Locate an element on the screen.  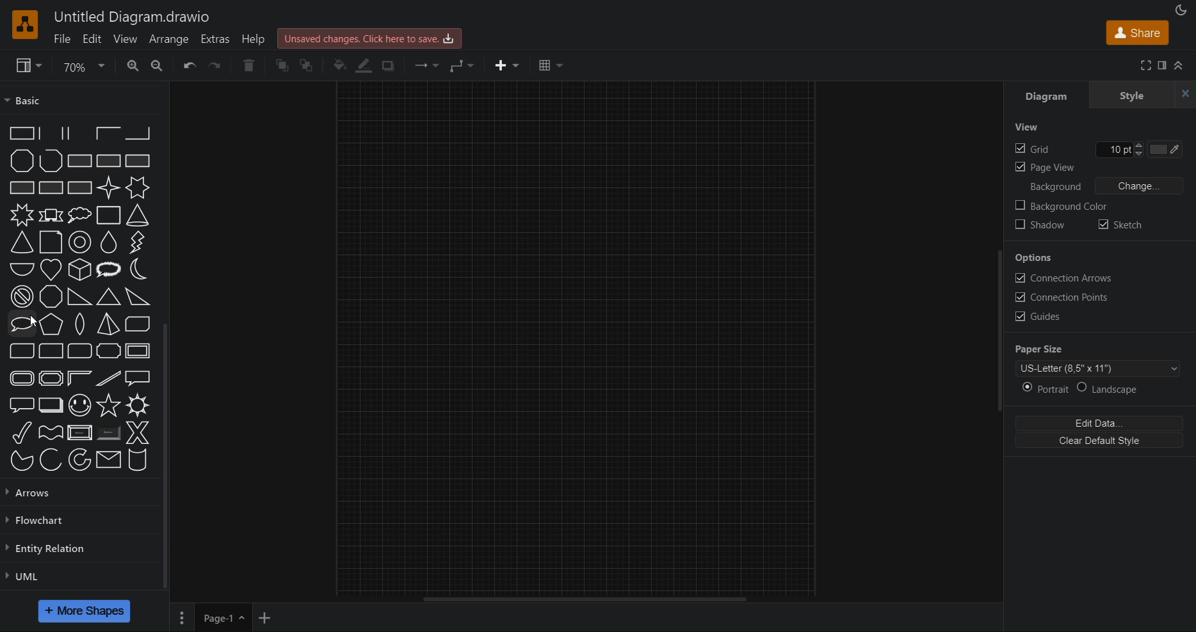
Page 1 is located at coordinates (225, 616).